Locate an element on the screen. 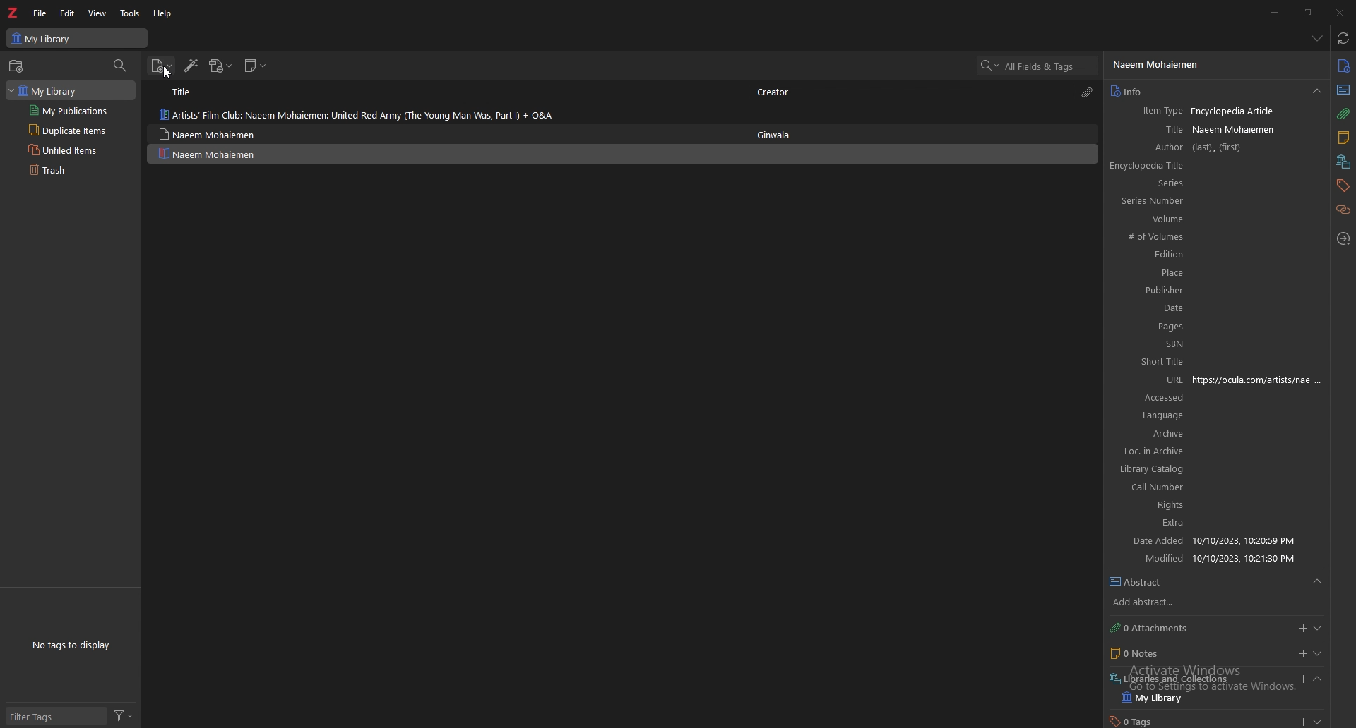  date added input is located at coordinates (1256, 539).